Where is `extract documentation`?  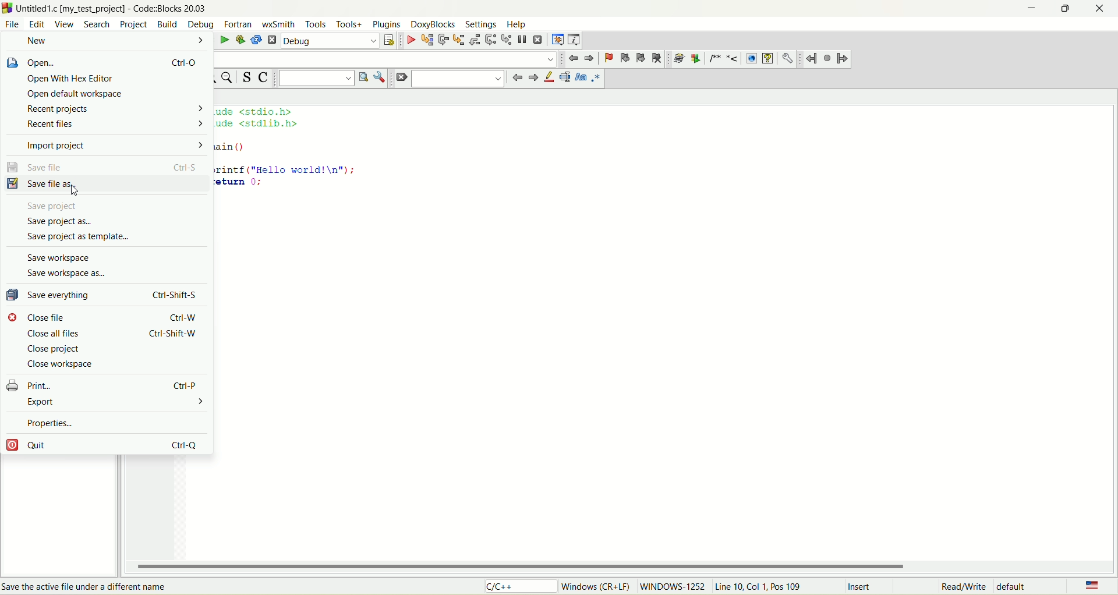 extract documentation is located at coordinates (696, 59).